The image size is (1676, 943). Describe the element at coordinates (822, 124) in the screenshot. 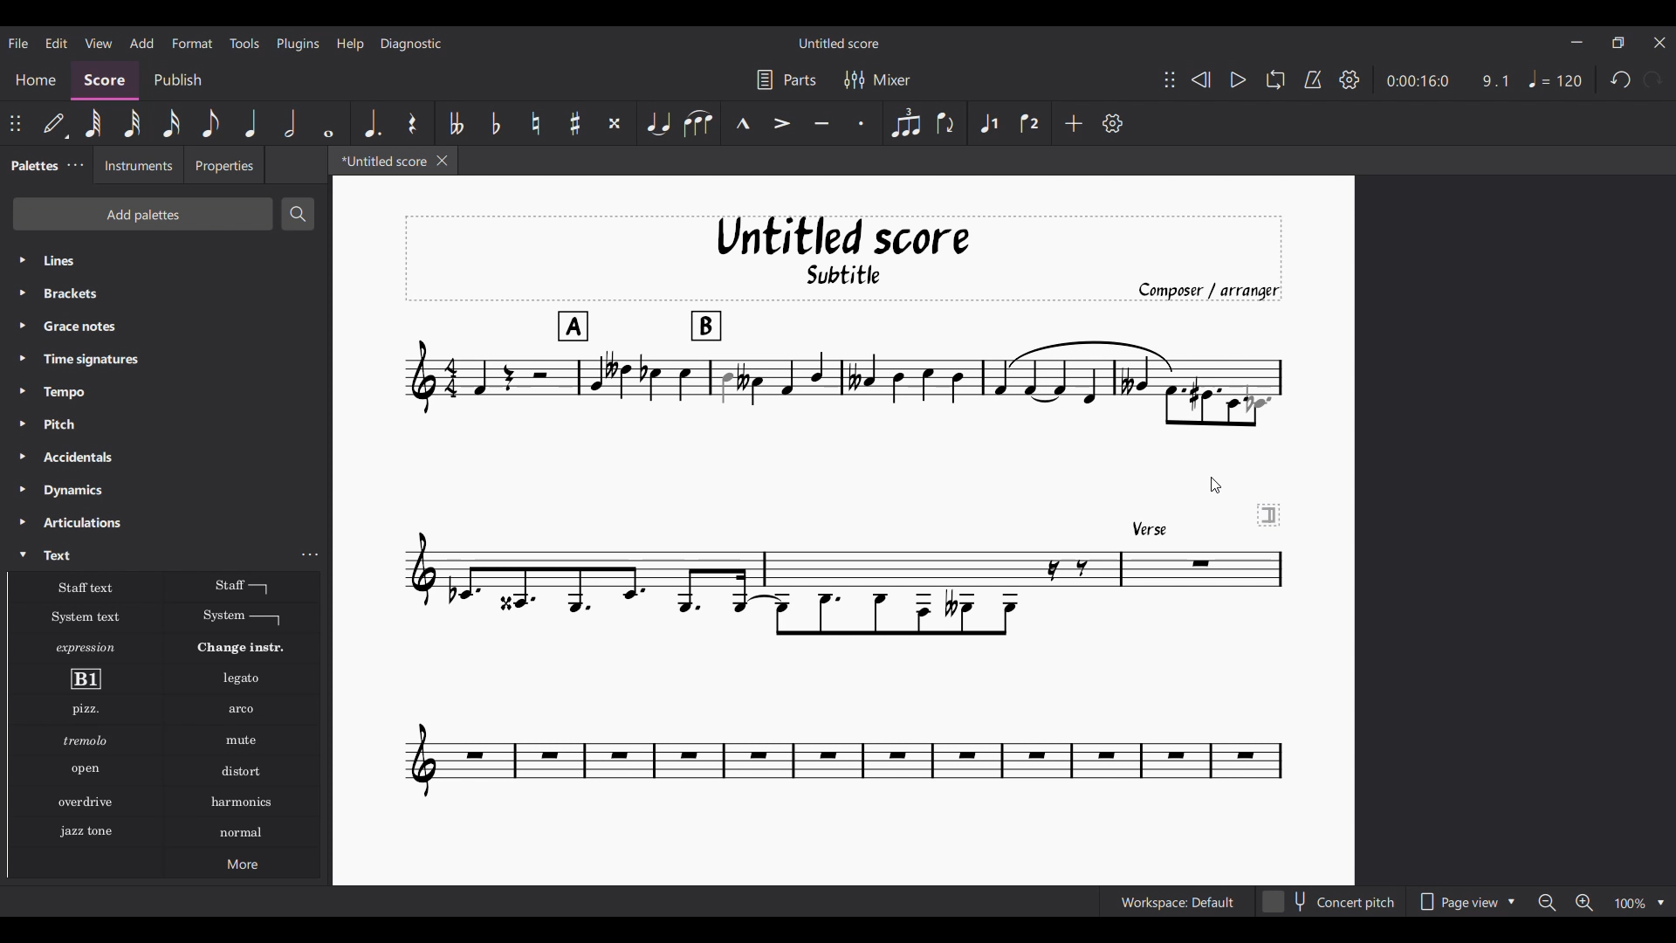

I see `Tenuto` at that location.